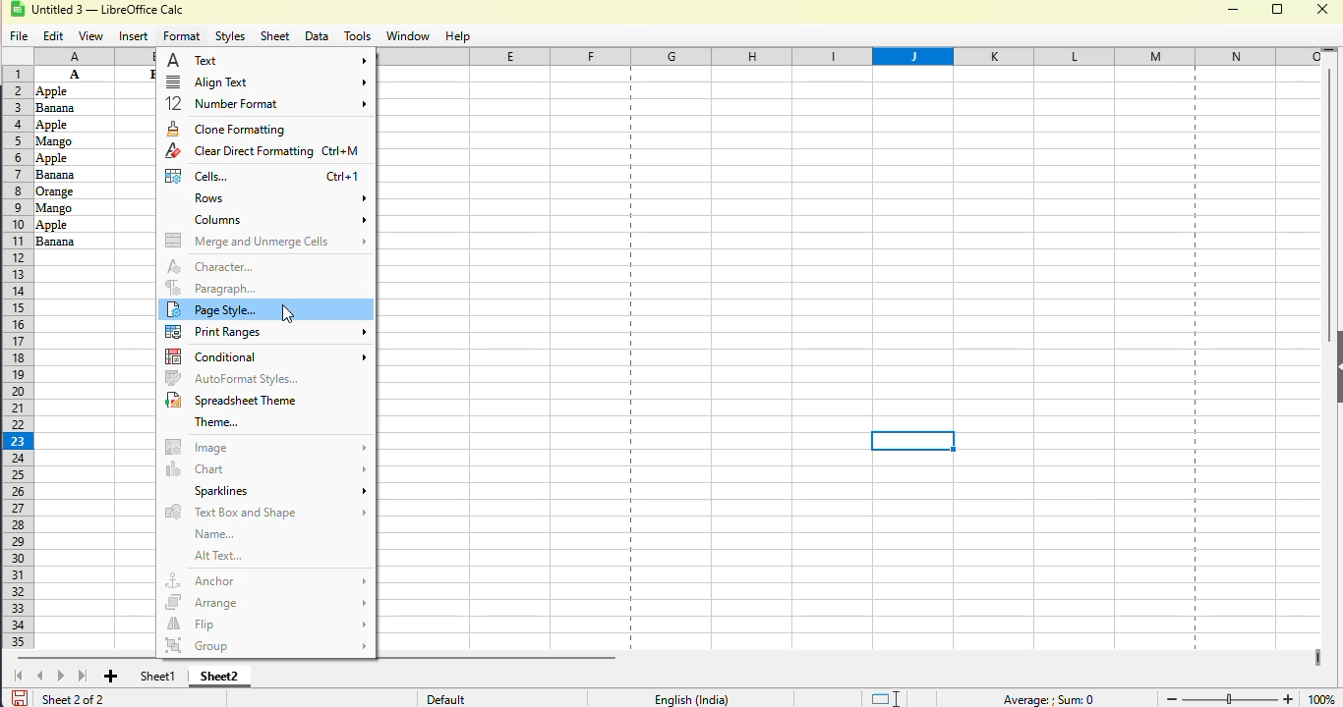  Describe the element at coordinates (15, 357) in the screenshot. I see `rows` at that location.